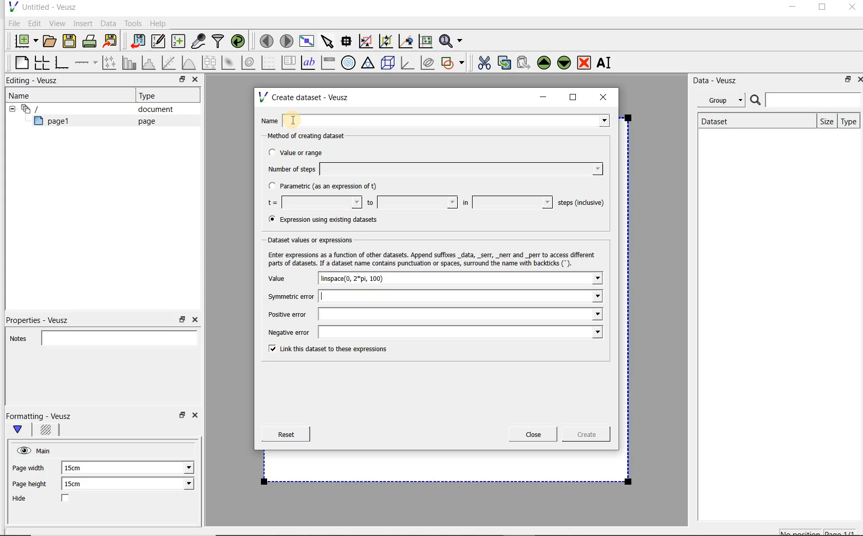 Image resolution: width=863 pixels, height=536 pixels. Describe the element at coordinates (22, 450) in the screenshot. I see `visible (click to hide, set Hide to true)` at that location.